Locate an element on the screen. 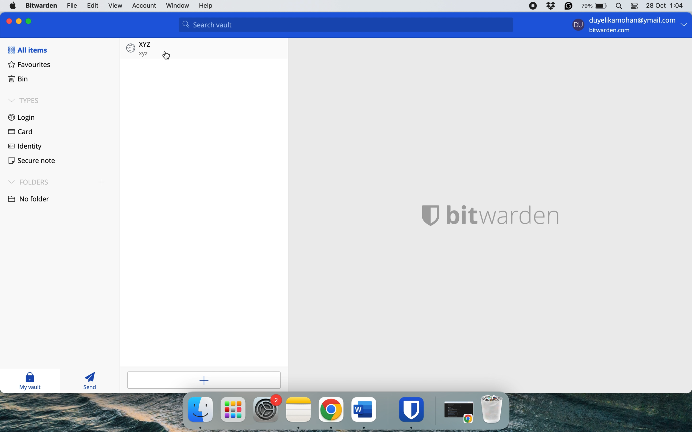  bitwarden logo is located at coordinates (492, 219).